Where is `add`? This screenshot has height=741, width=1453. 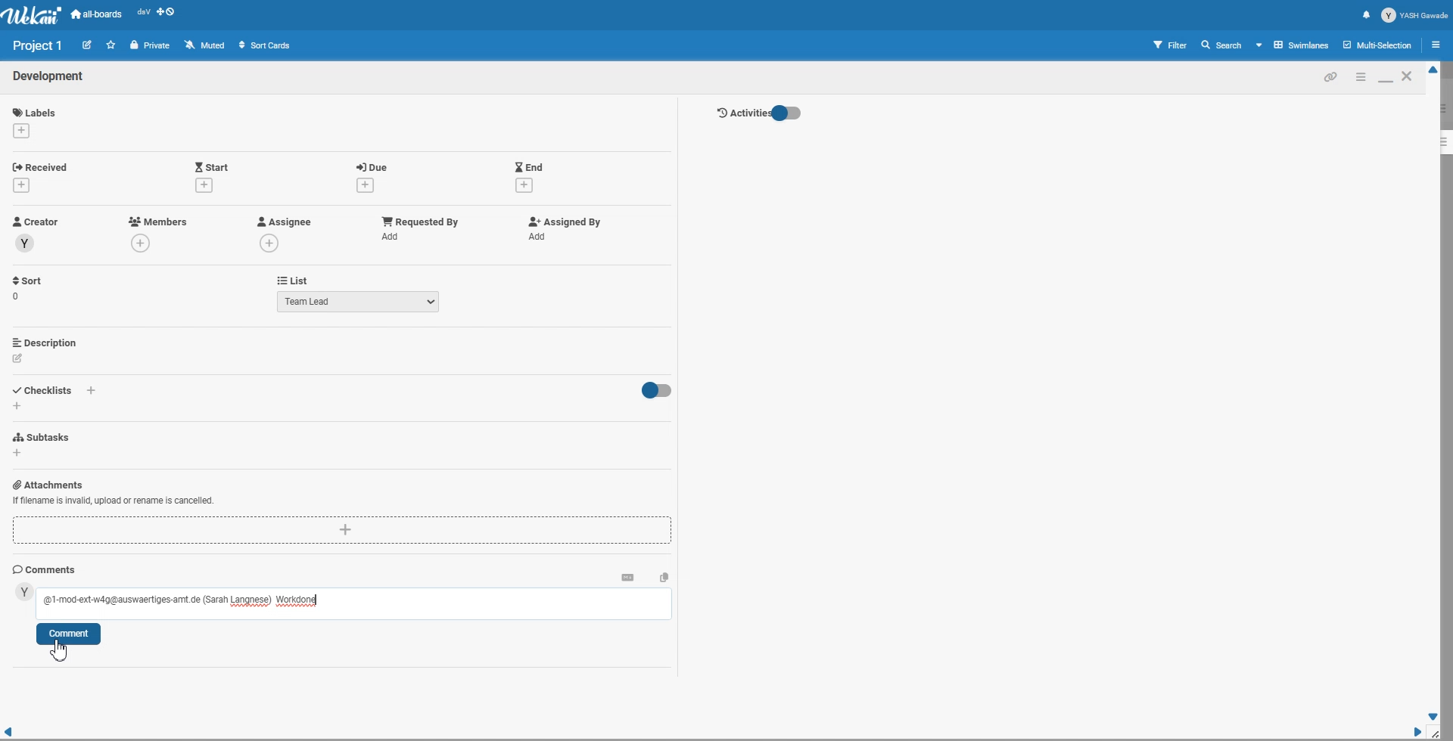
add is located at coordinates (271, 243).